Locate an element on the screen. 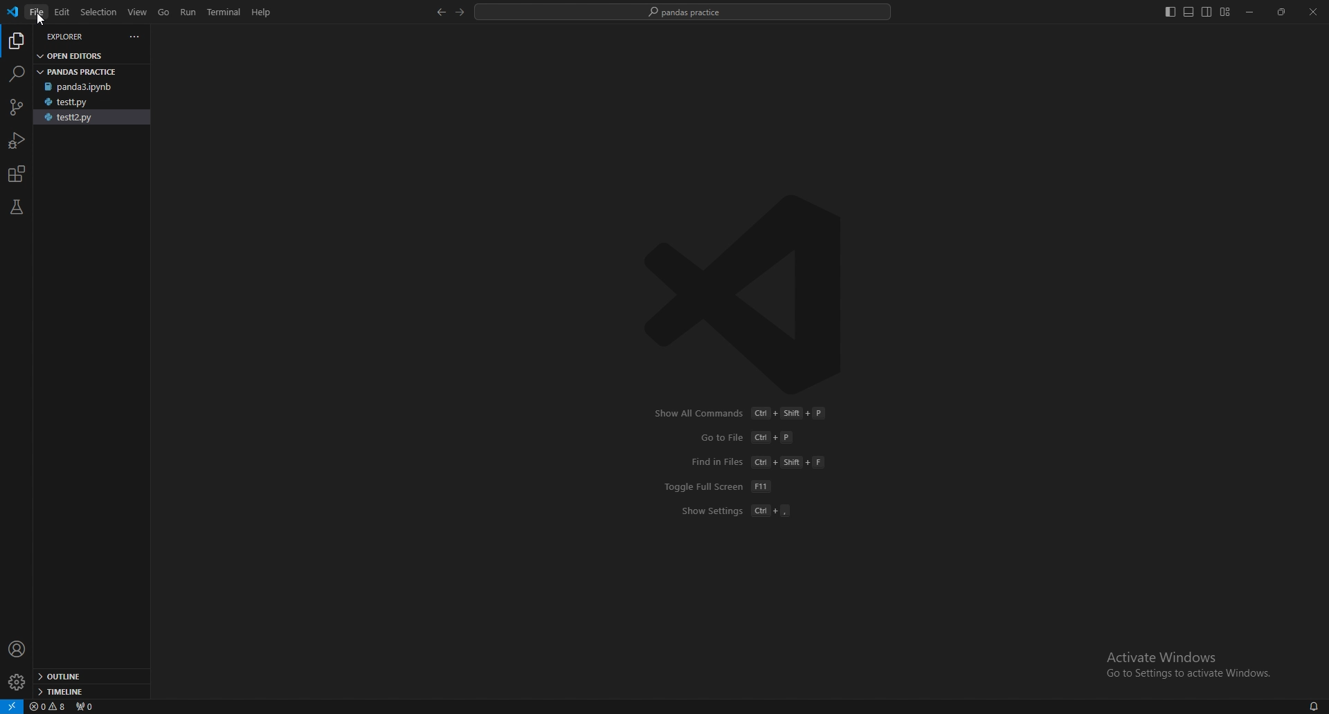 This screenshot has width=1329, height=714. back is located at coordinates (440, 13).